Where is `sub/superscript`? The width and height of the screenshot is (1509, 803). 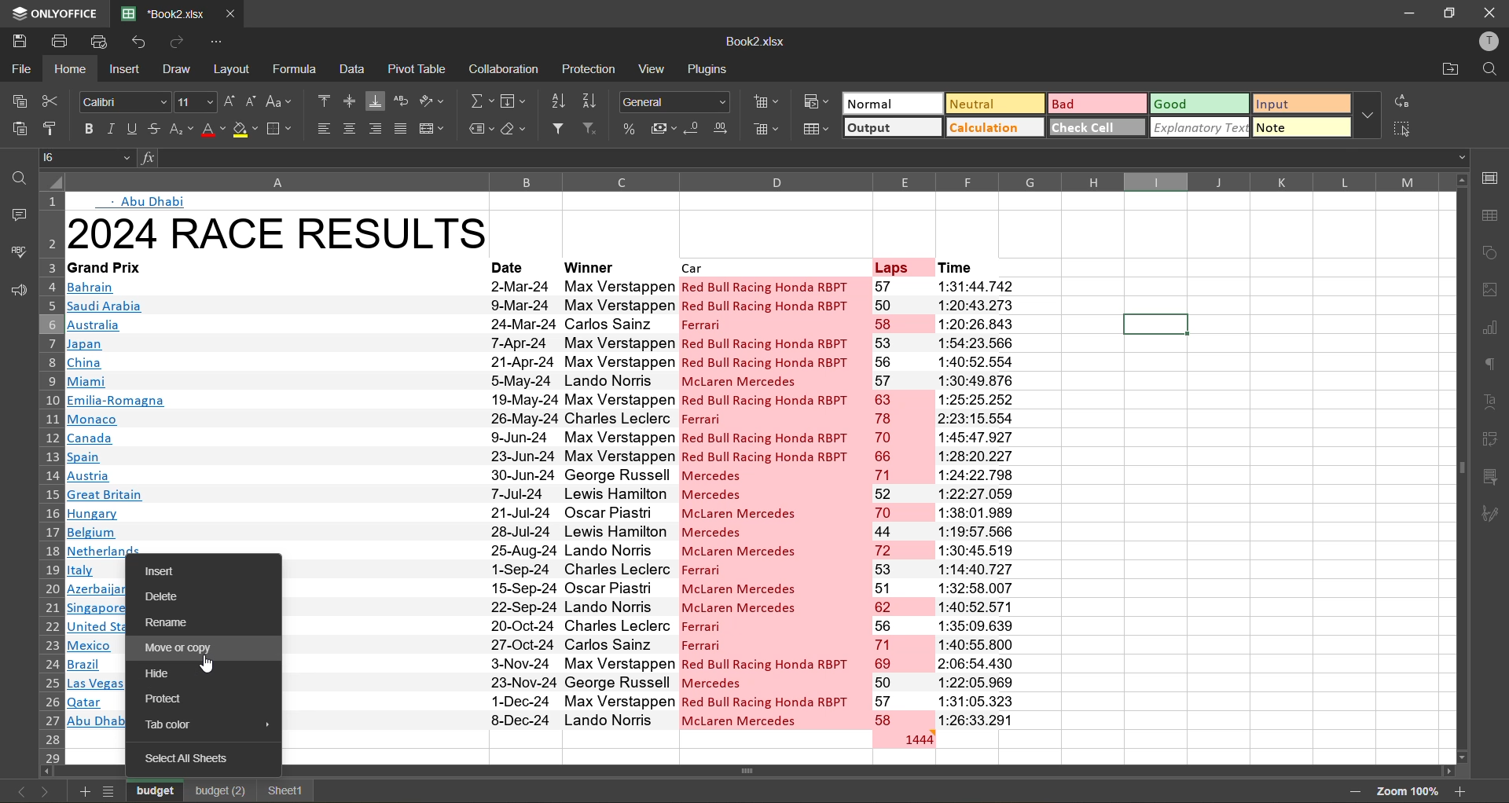
sub/superscript is located at coordinates (181, 130).